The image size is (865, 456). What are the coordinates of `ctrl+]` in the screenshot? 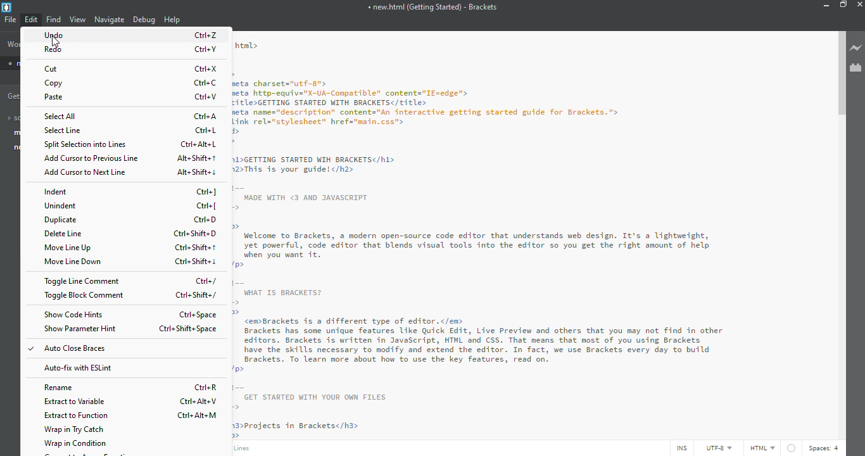 It's located at (208, 192).